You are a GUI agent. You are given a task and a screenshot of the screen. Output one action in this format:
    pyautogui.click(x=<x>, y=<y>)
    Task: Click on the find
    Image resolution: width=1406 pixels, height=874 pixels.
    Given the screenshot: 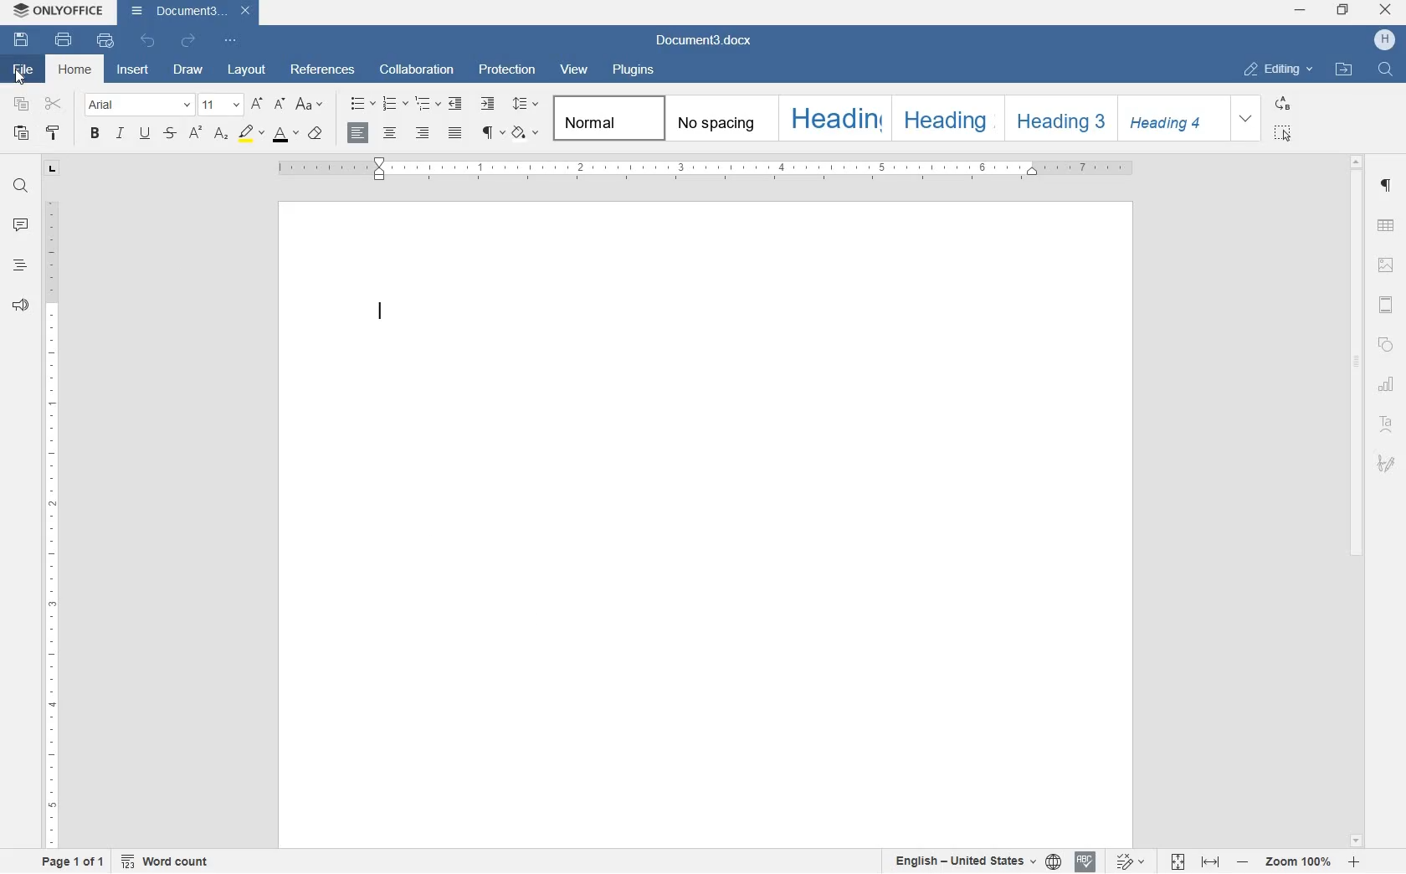 What is the action you would take?
    pyautogui.click(x=19, y=189)
    